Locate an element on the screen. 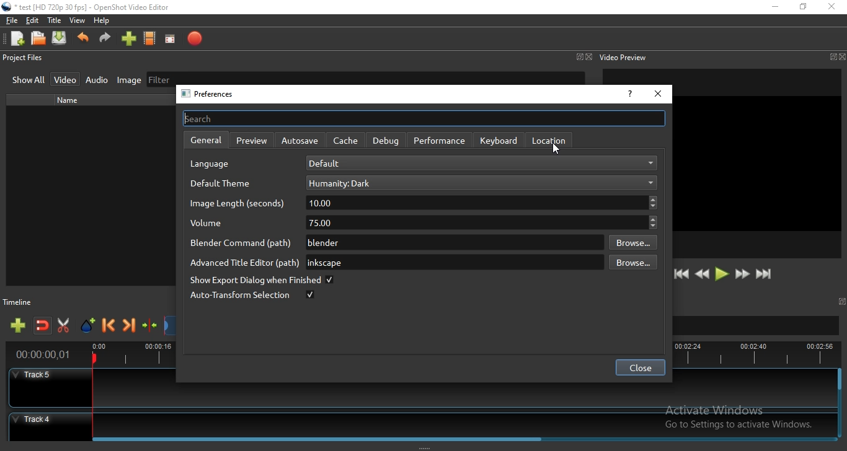  Project files is located at coordinates (23, 59).